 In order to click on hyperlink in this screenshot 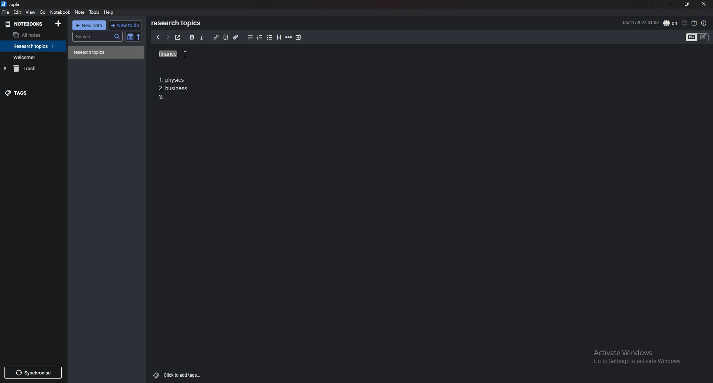, I will do `click(216, 37)`.